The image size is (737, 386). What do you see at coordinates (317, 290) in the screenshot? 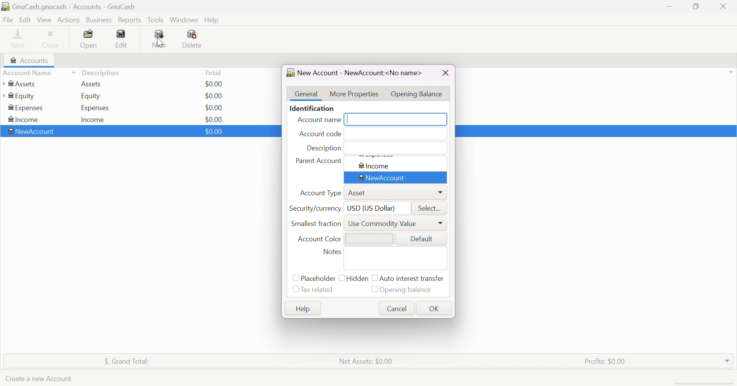
I see `Tax related` at bounding box center [317, 290].